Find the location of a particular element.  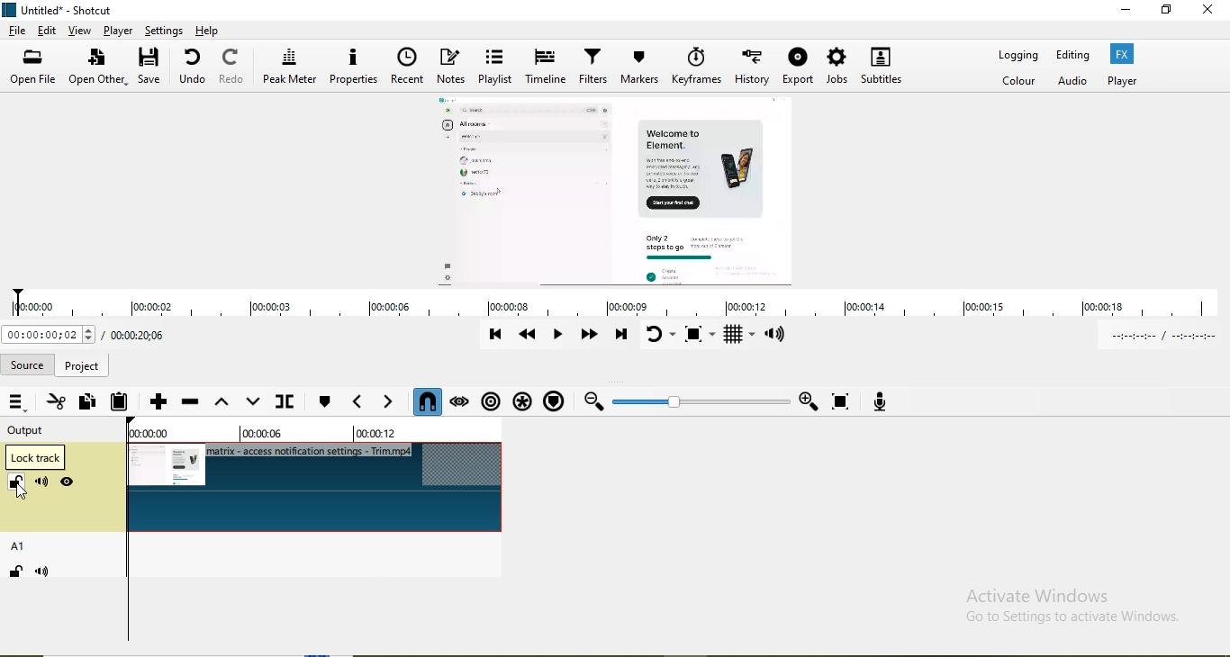

 is located at coordinates (882, 67).